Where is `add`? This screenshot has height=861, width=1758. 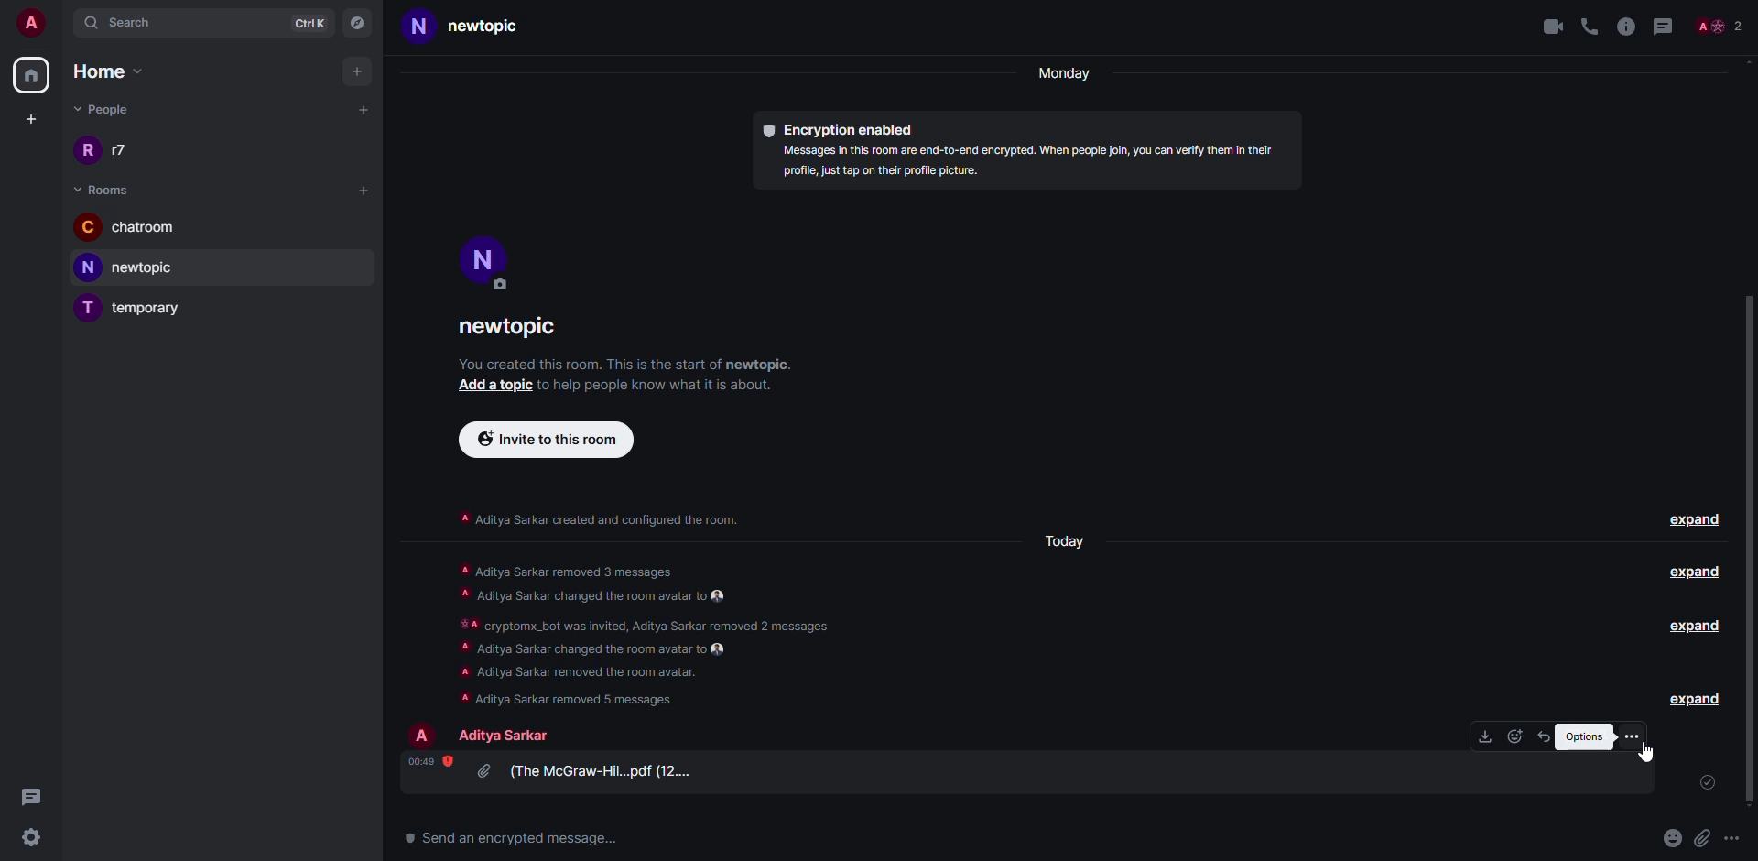
add is located at coordinates (366, 190).